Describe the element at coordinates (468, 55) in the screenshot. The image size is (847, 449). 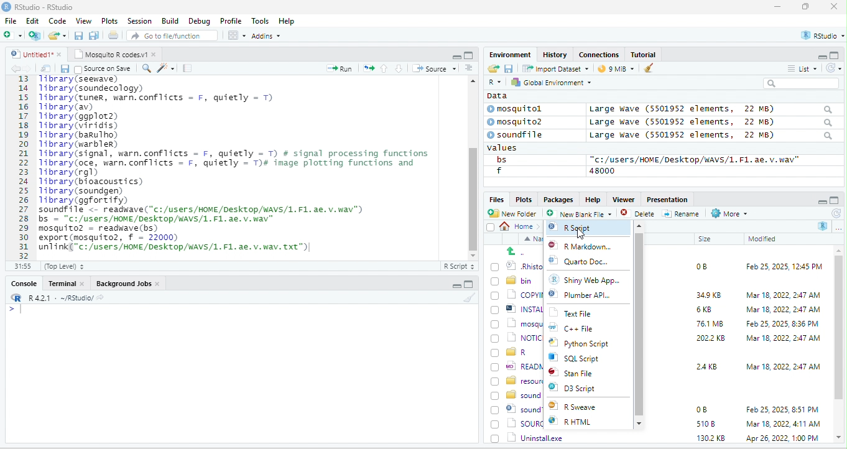
I see `maximize` at that location.